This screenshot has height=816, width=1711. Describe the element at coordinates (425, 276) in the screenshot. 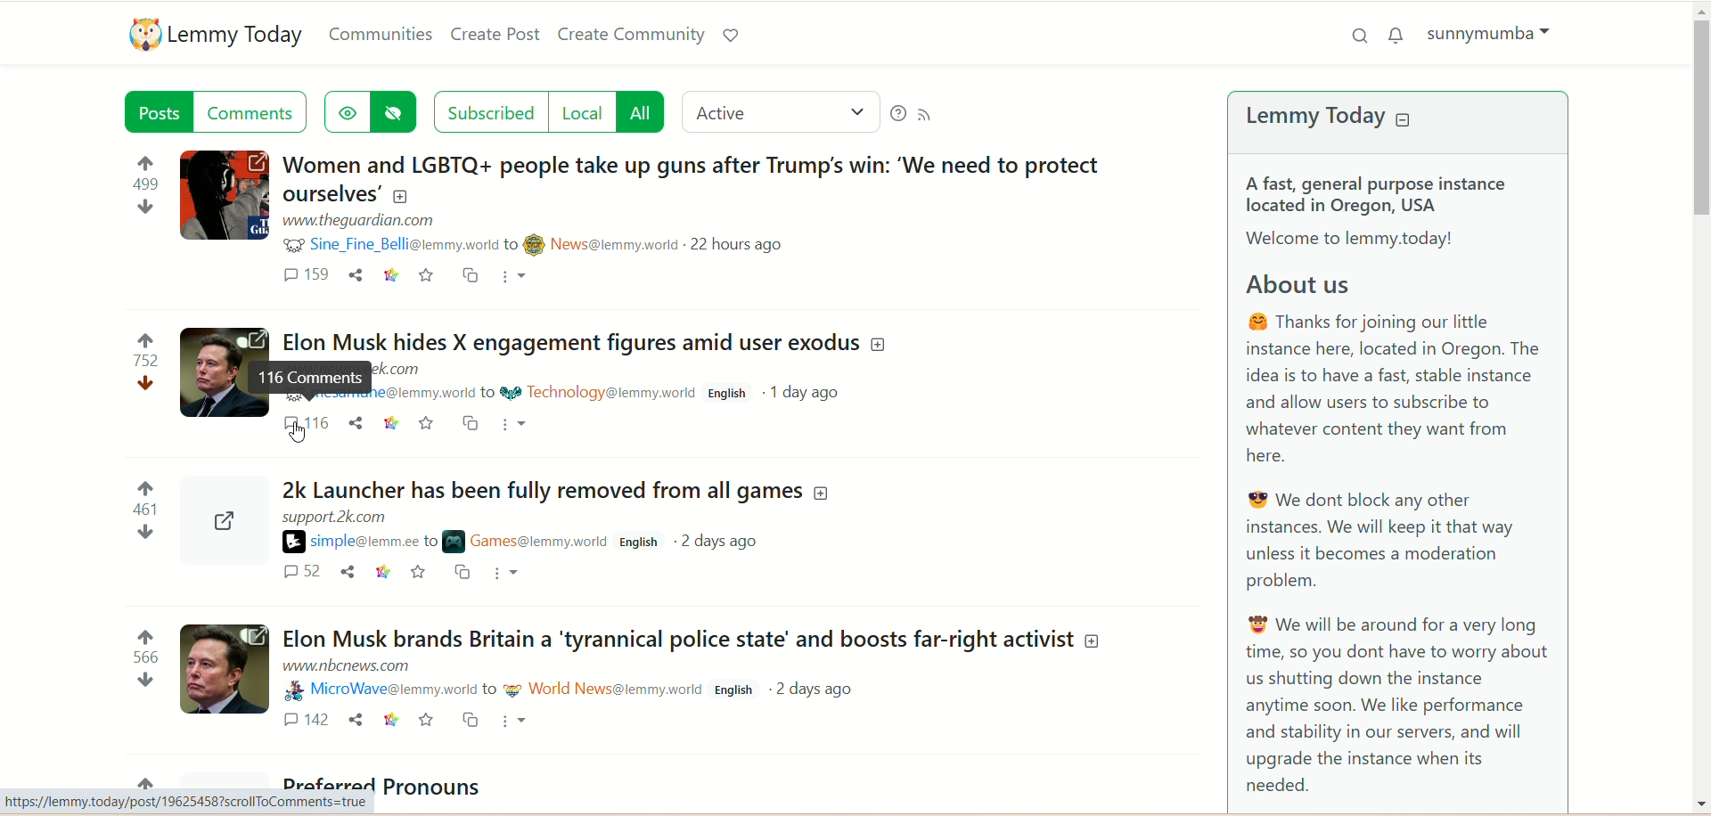

I see `save` at that location.